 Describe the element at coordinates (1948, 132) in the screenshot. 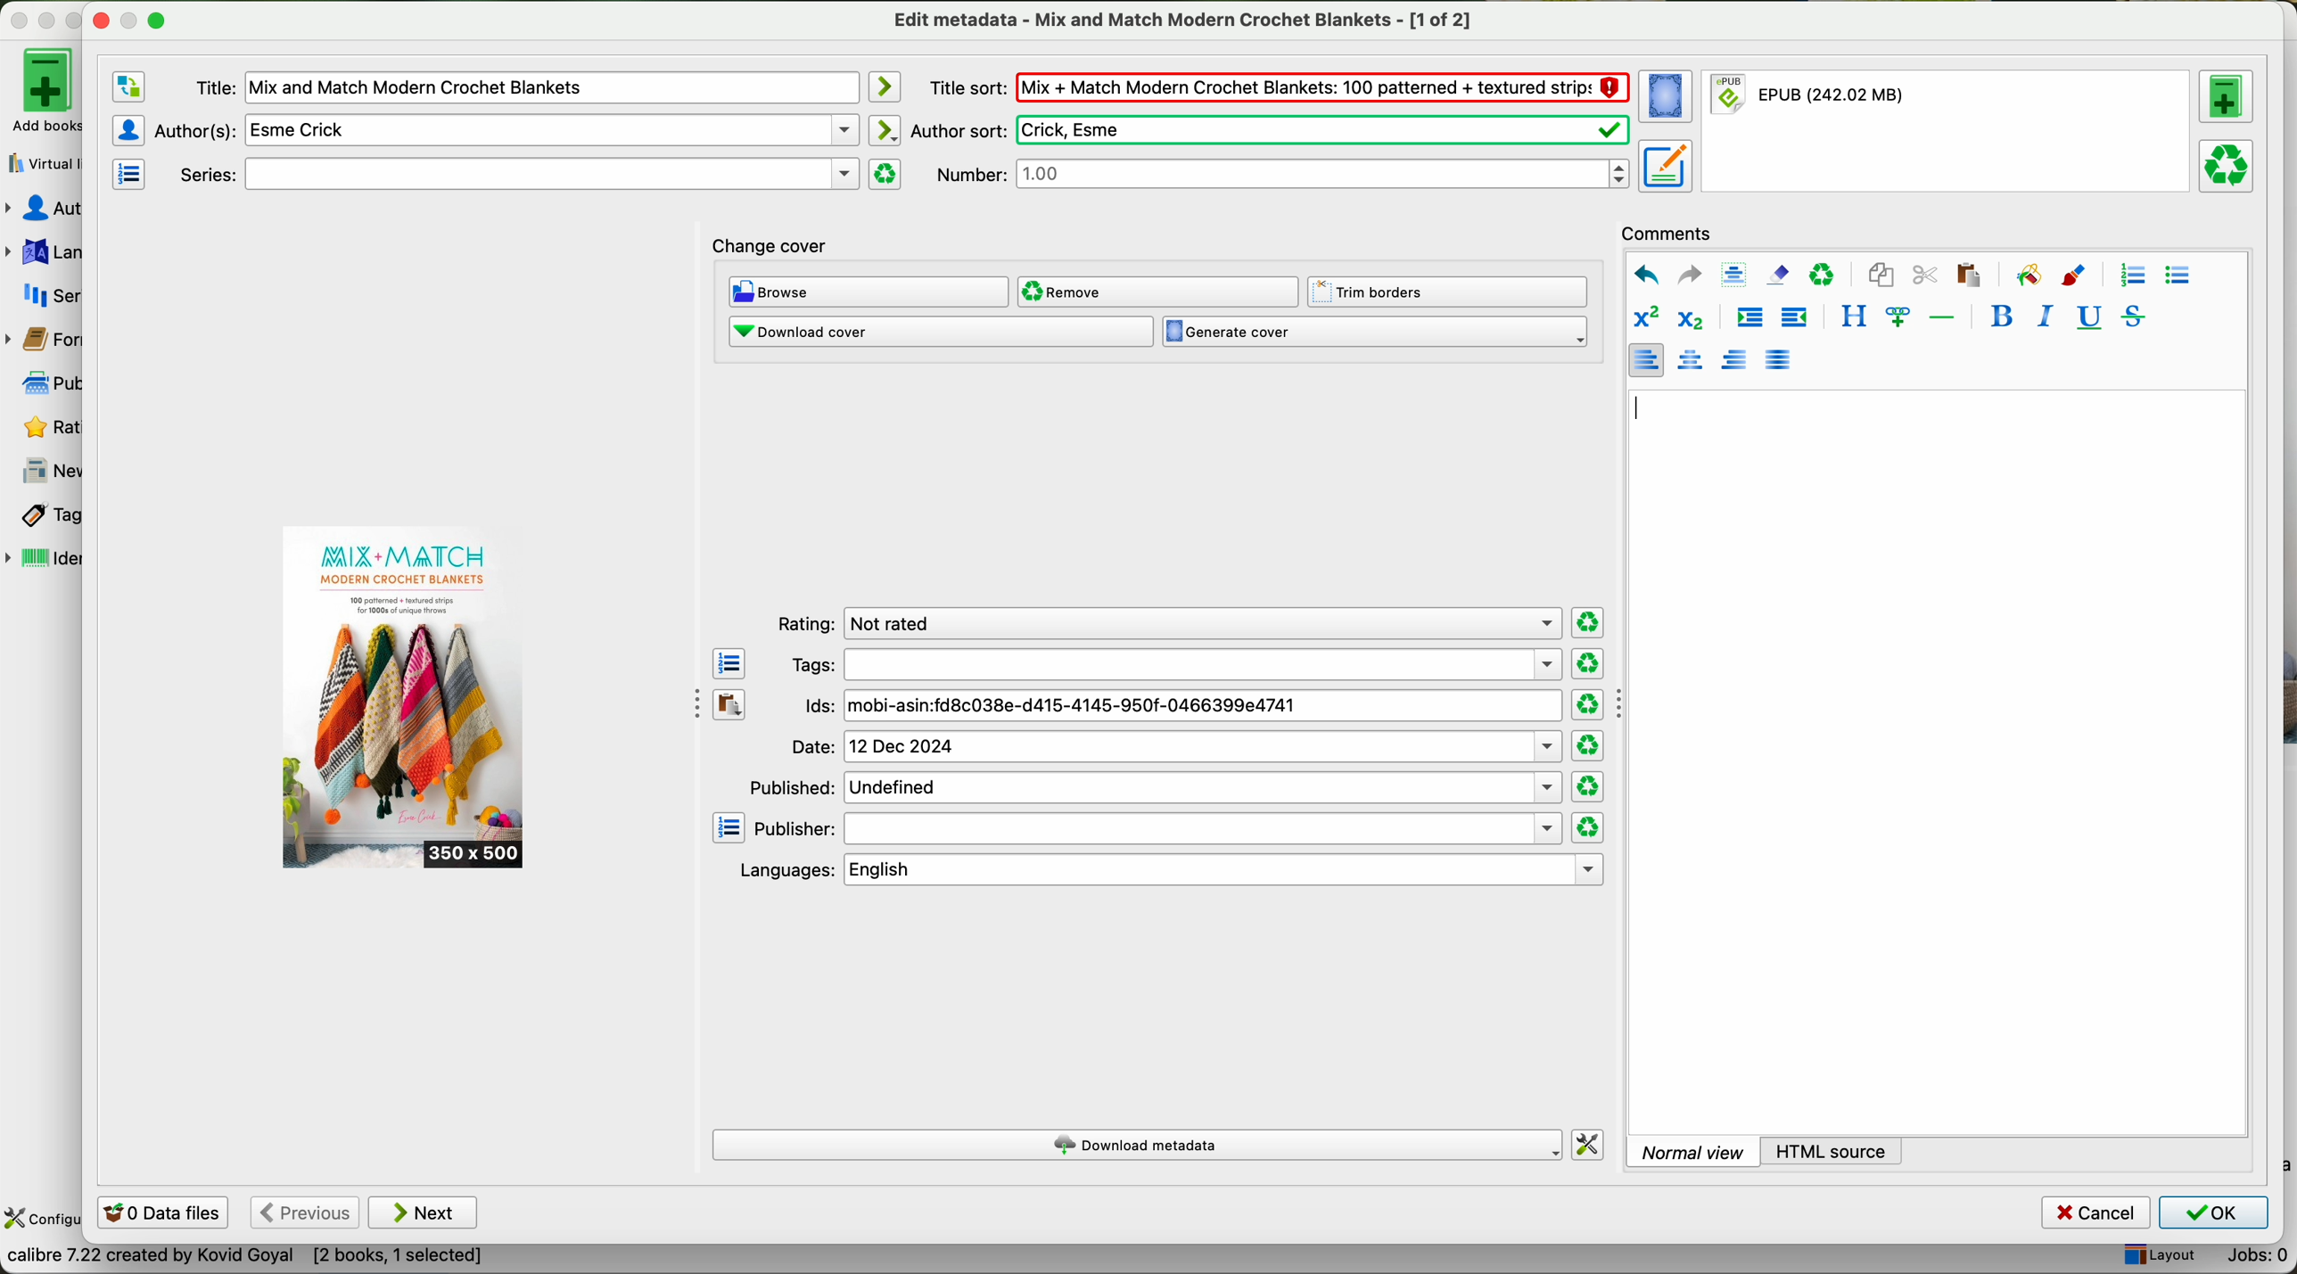

I see `format` at that location.